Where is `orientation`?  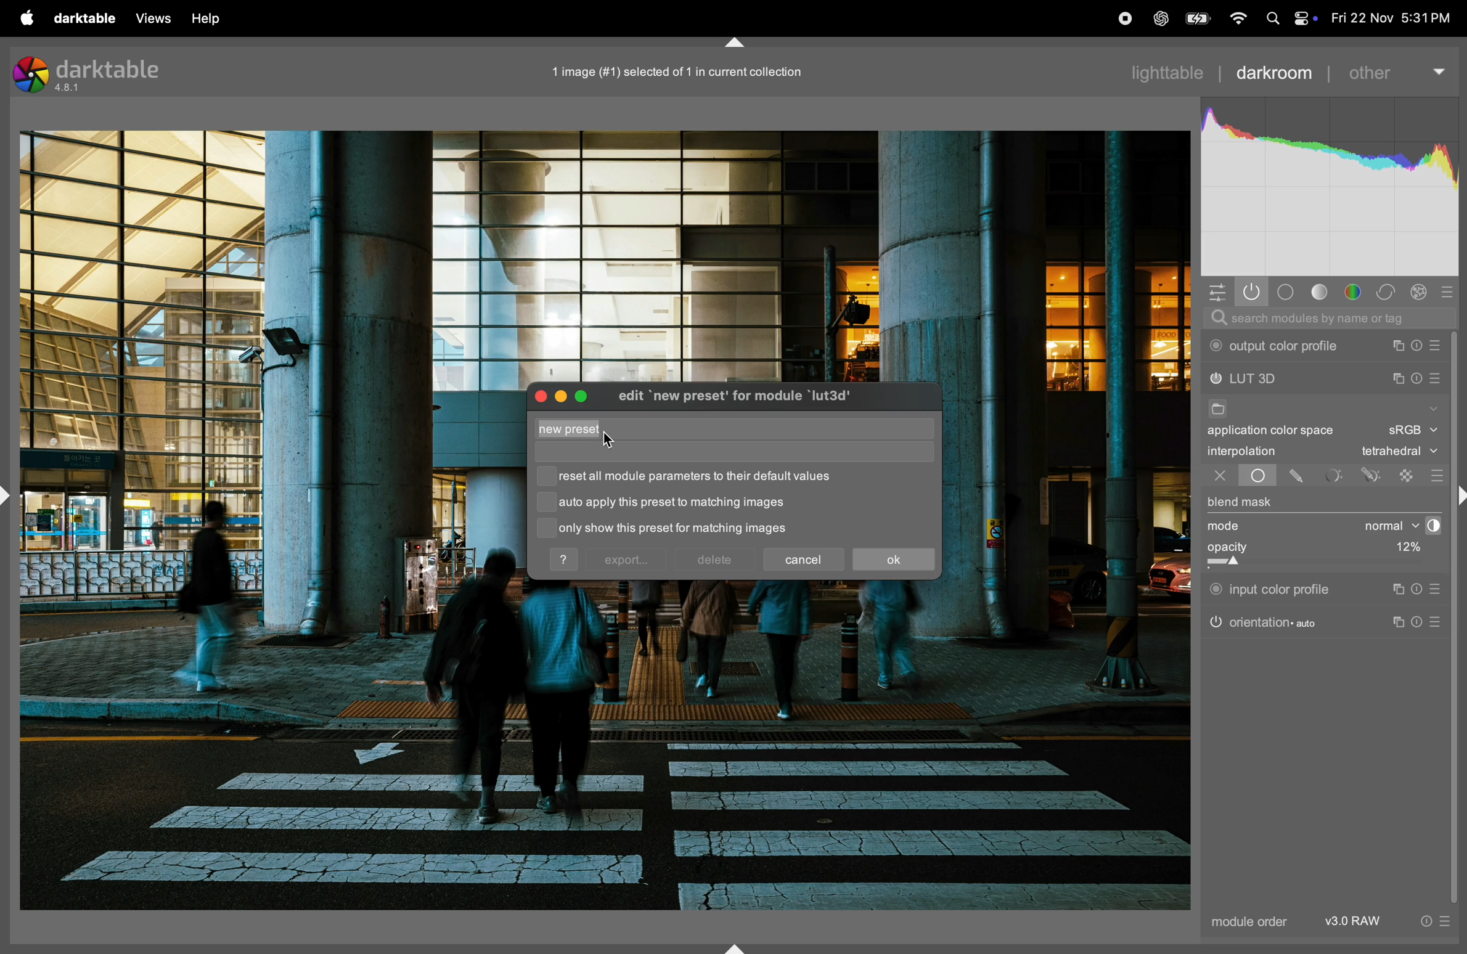
orientation is located at coordinates (1264, 621).